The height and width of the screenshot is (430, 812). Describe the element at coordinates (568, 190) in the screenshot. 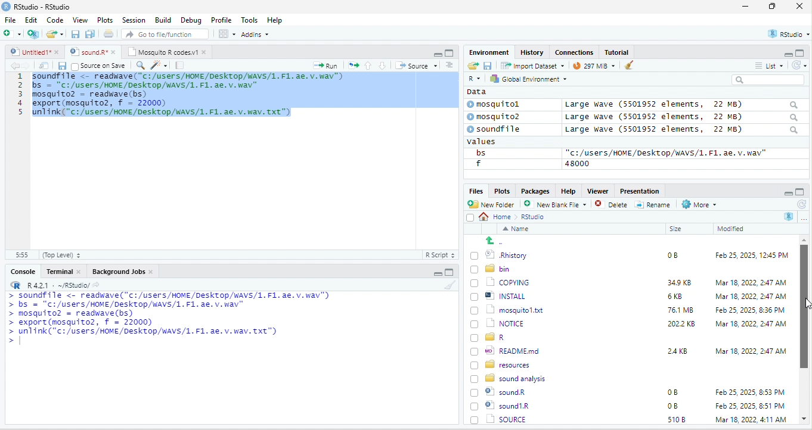

I see `Help` at that location.